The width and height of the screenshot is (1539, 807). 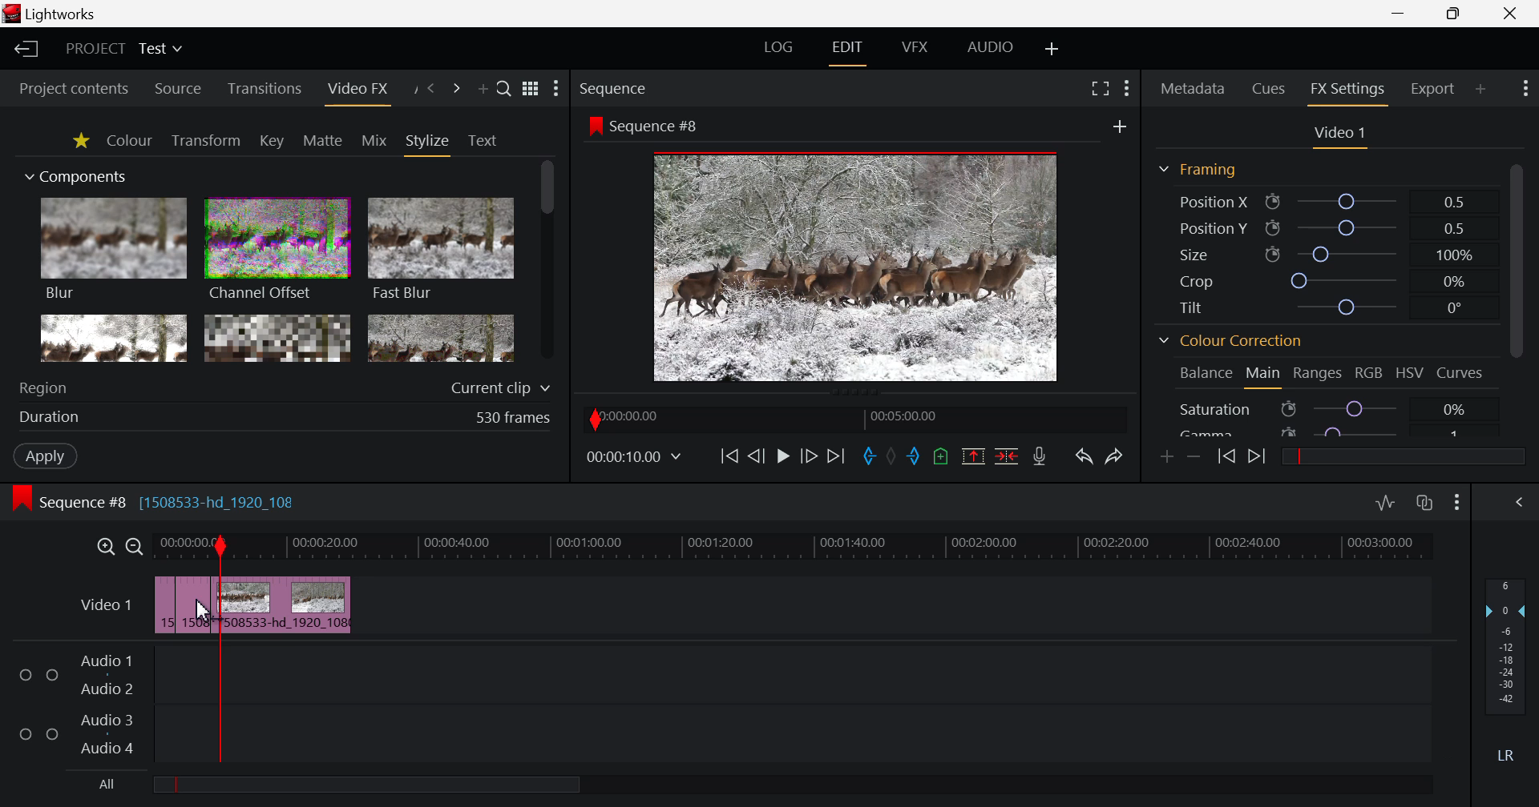 What do you see at coordinates (26, 50) in the screenshot?
I see `Back to Homepage` at bounding box center [26, 50].